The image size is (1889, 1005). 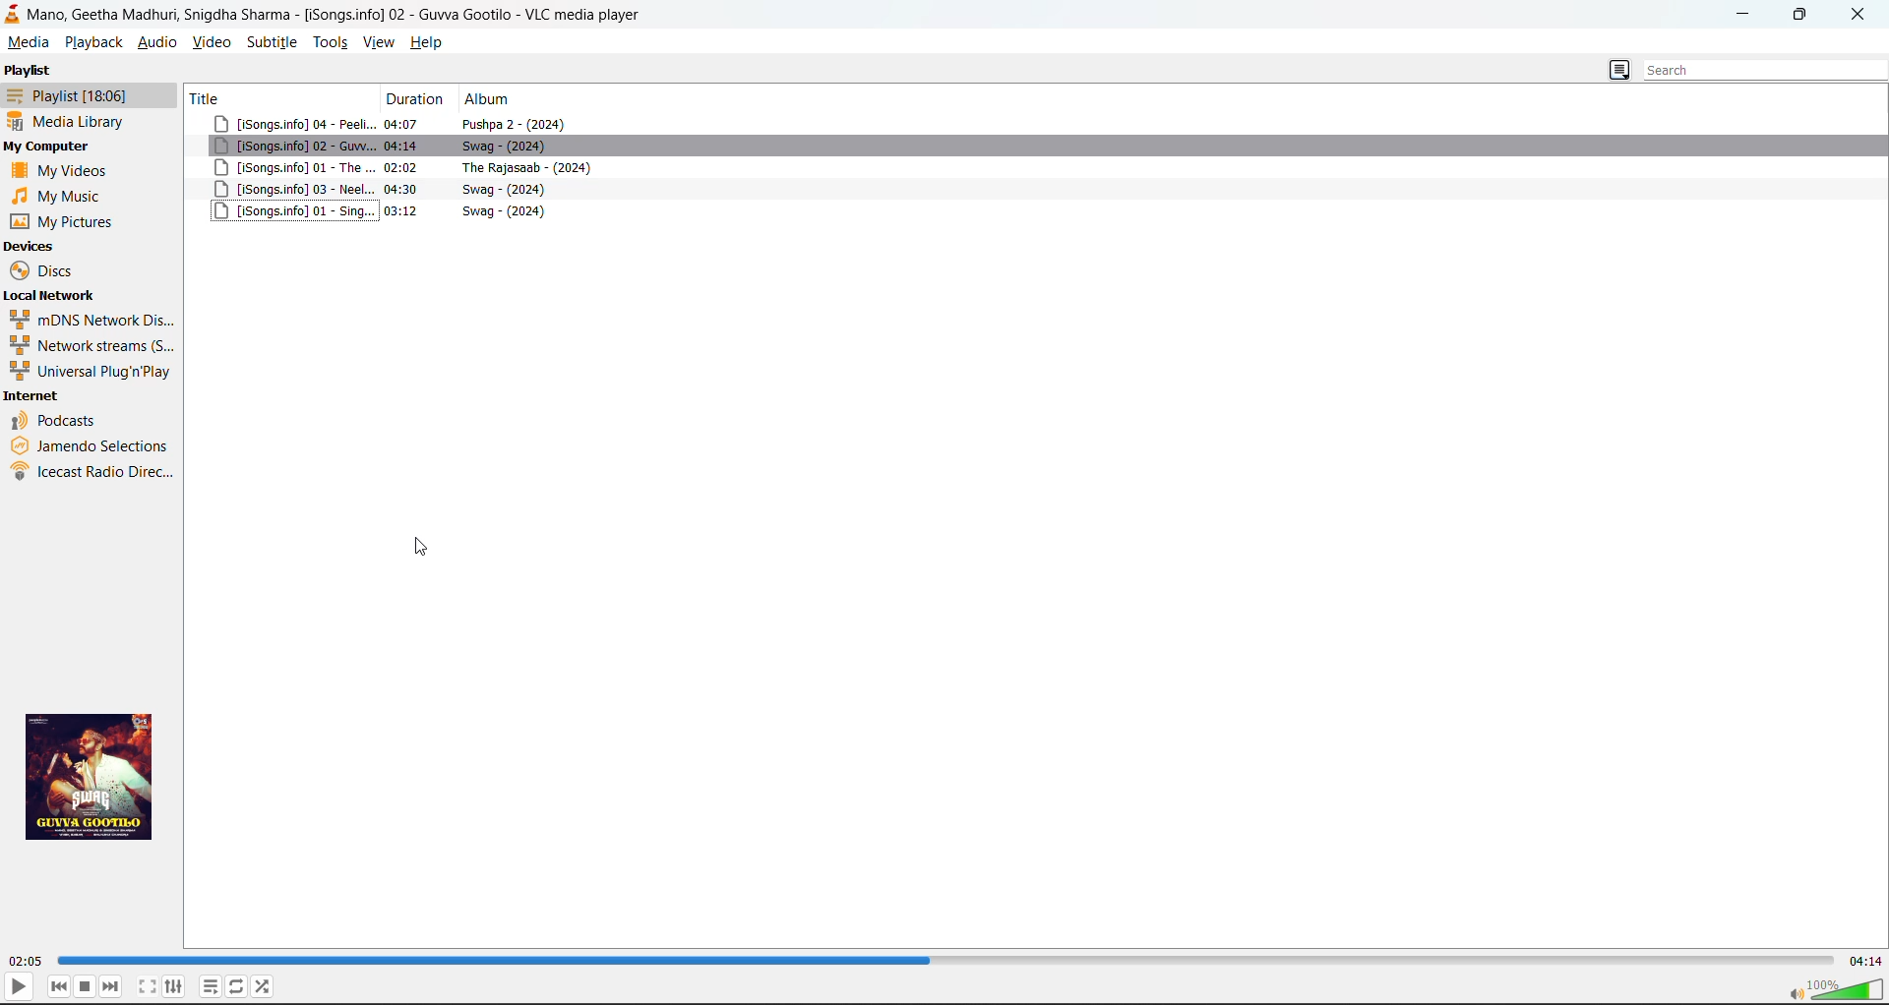 I want to click on cursor, so click(x=424, y=544).